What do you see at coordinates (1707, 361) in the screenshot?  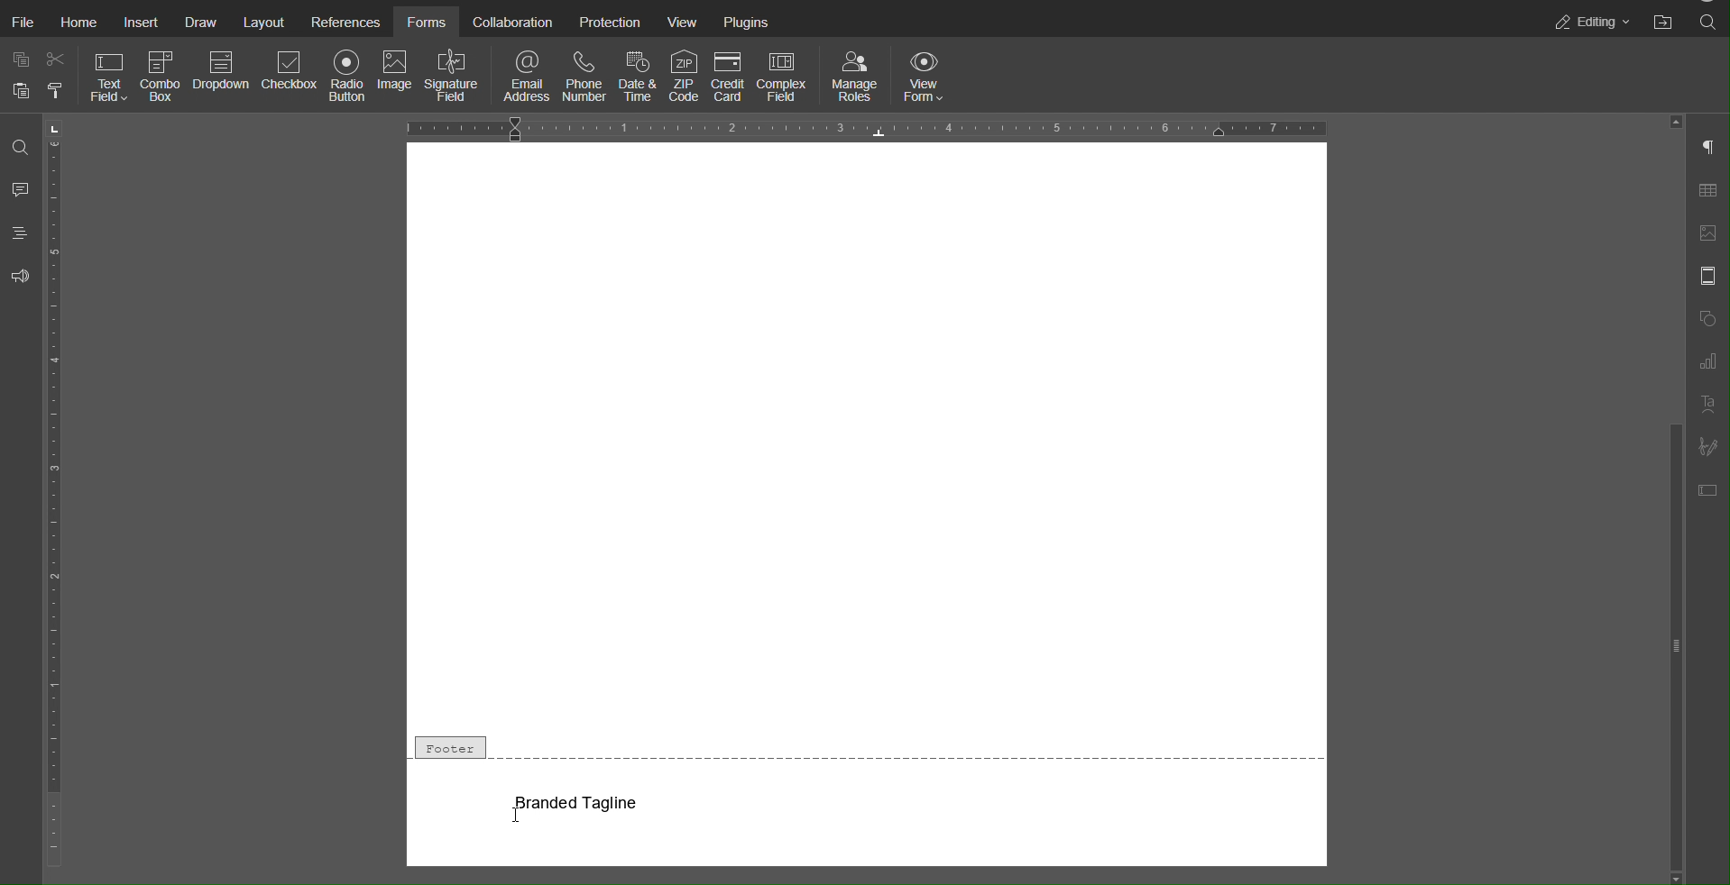 I see `Graph Settings` at bounding box center [1707, 361].